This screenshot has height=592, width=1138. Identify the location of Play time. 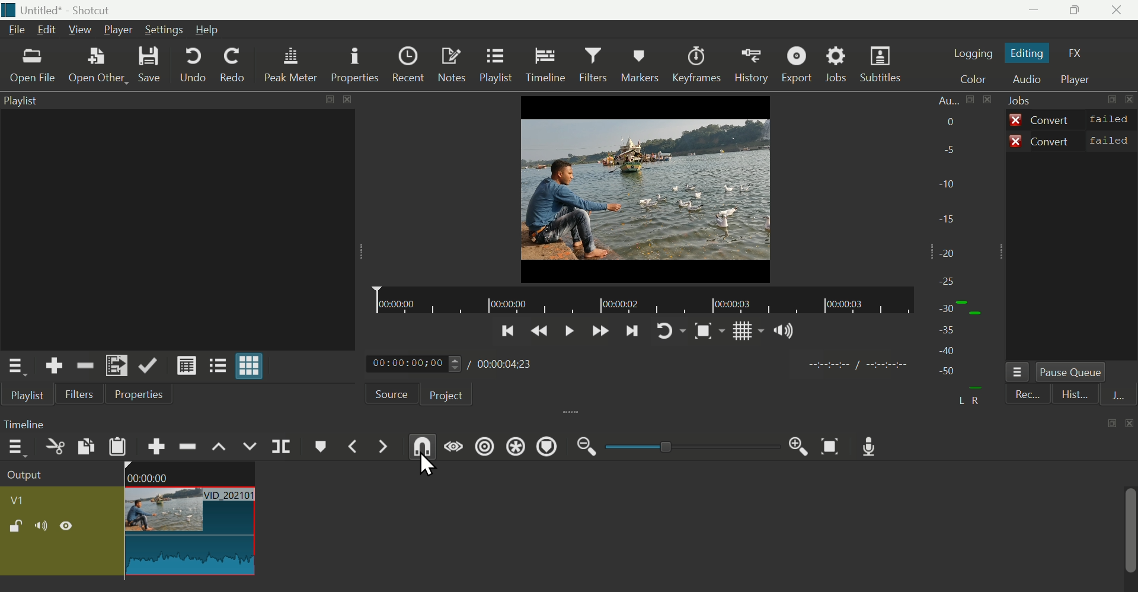
(457, 364).